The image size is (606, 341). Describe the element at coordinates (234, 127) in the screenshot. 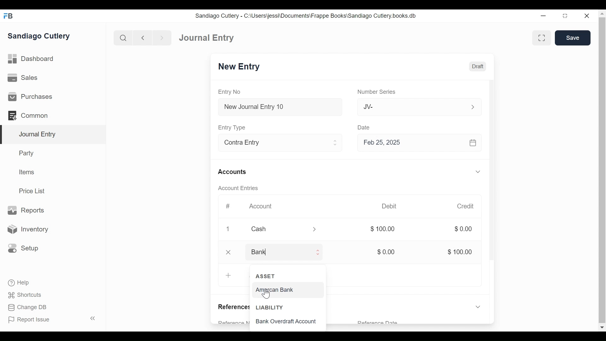

I see `Entry Type` at that location.